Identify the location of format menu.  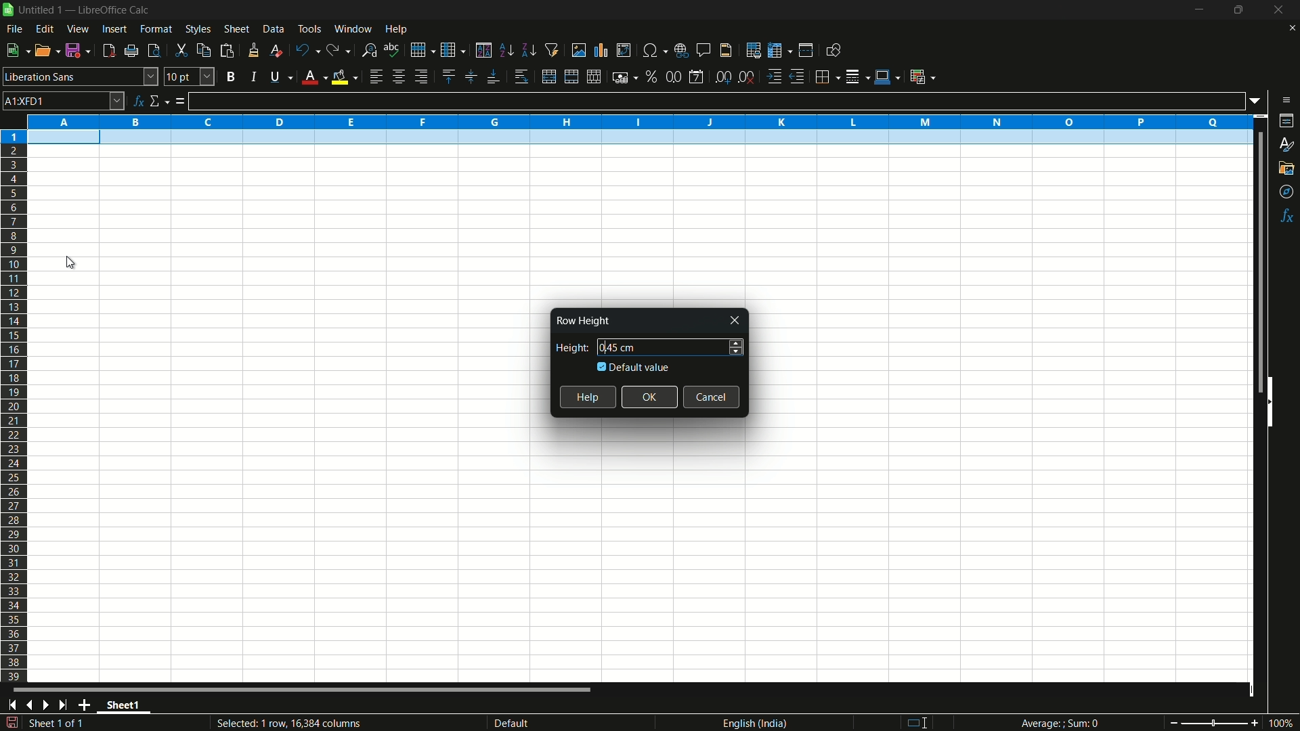
(156, 29).